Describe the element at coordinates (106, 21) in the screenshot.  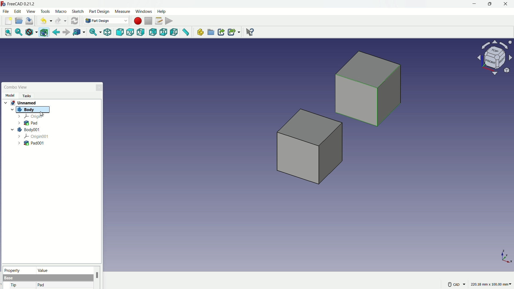
I see `Part Design` at that location.